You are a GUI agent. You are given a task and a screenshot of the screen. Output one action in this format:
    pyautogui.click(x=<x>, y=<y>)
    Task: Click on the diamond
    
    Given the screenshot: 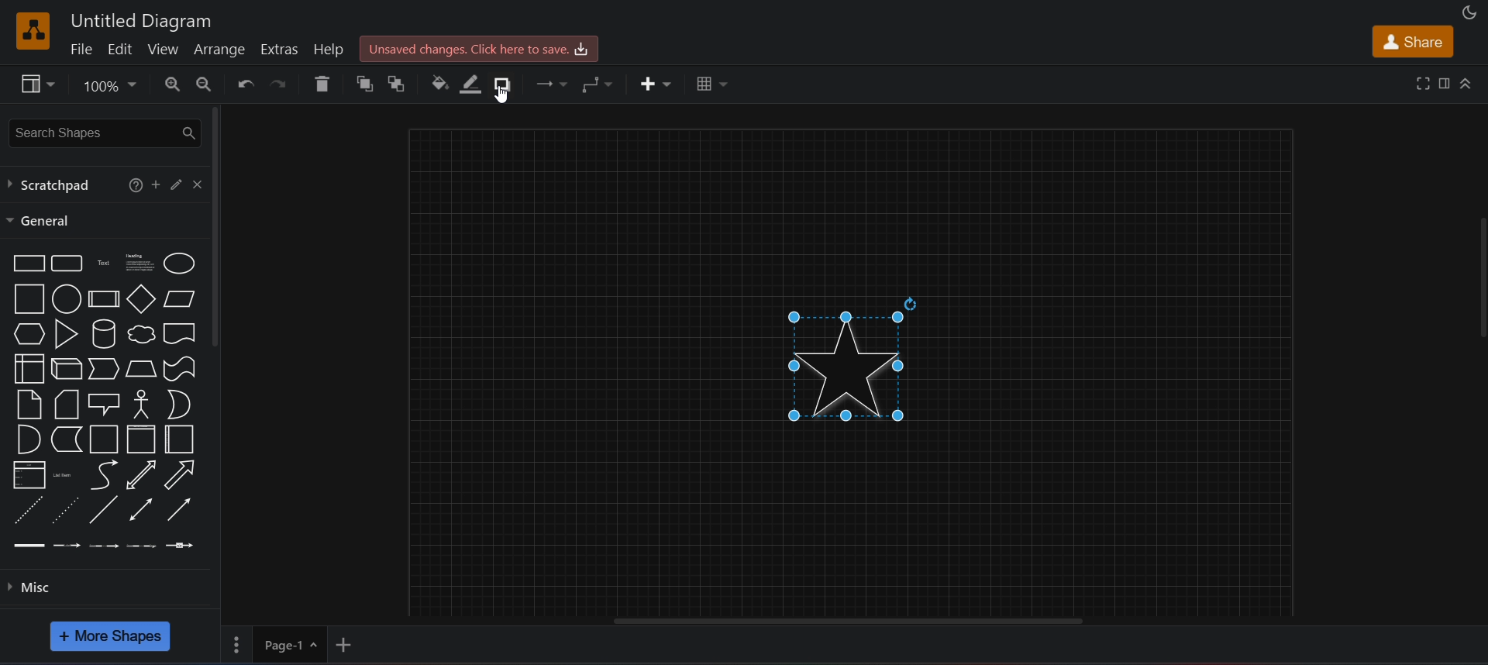 What is the action you would take?
    pyautogui.click(x=139, y=298)
    